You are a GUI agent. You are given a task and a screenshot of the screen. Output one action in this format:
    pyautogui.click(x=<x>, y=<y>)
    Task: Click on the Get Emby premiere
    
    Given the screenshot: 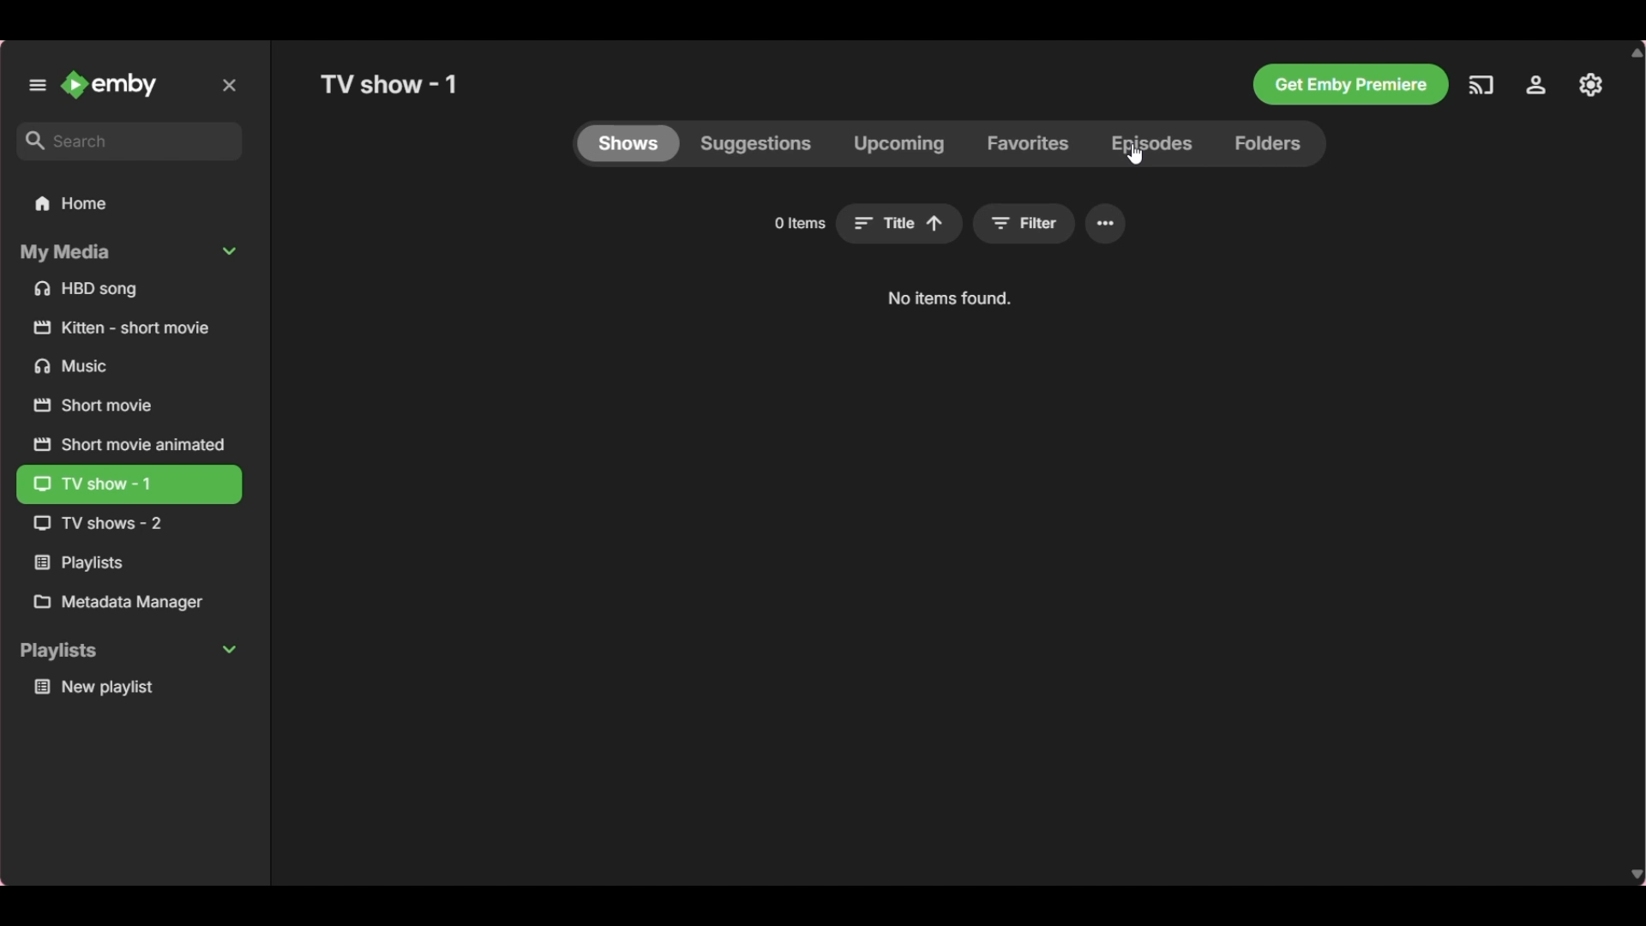 What is the action you would take?
    pyautogui.click(x=1350, y=85)
    